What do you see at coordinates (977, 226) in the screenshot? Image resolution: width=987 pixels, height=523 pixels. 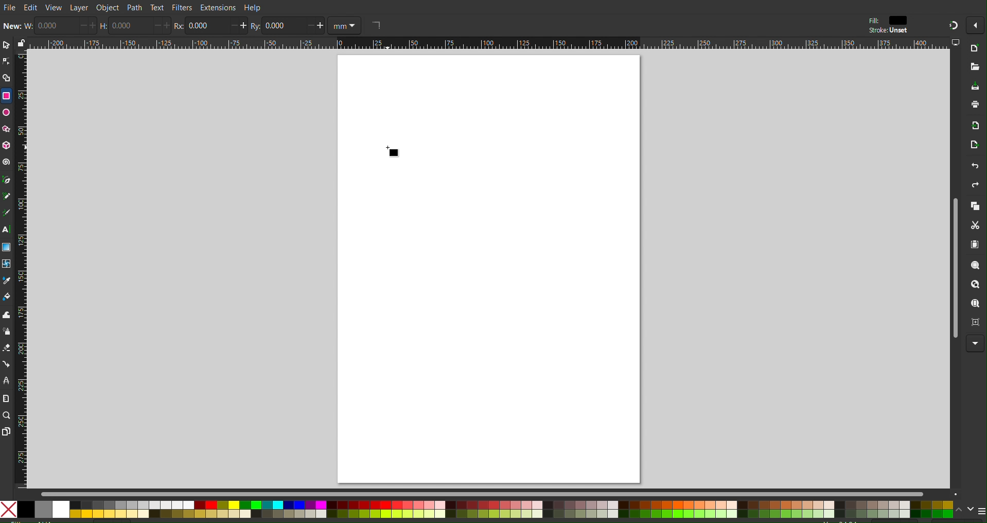 I see `Cut` at bounding box center [977, 226].